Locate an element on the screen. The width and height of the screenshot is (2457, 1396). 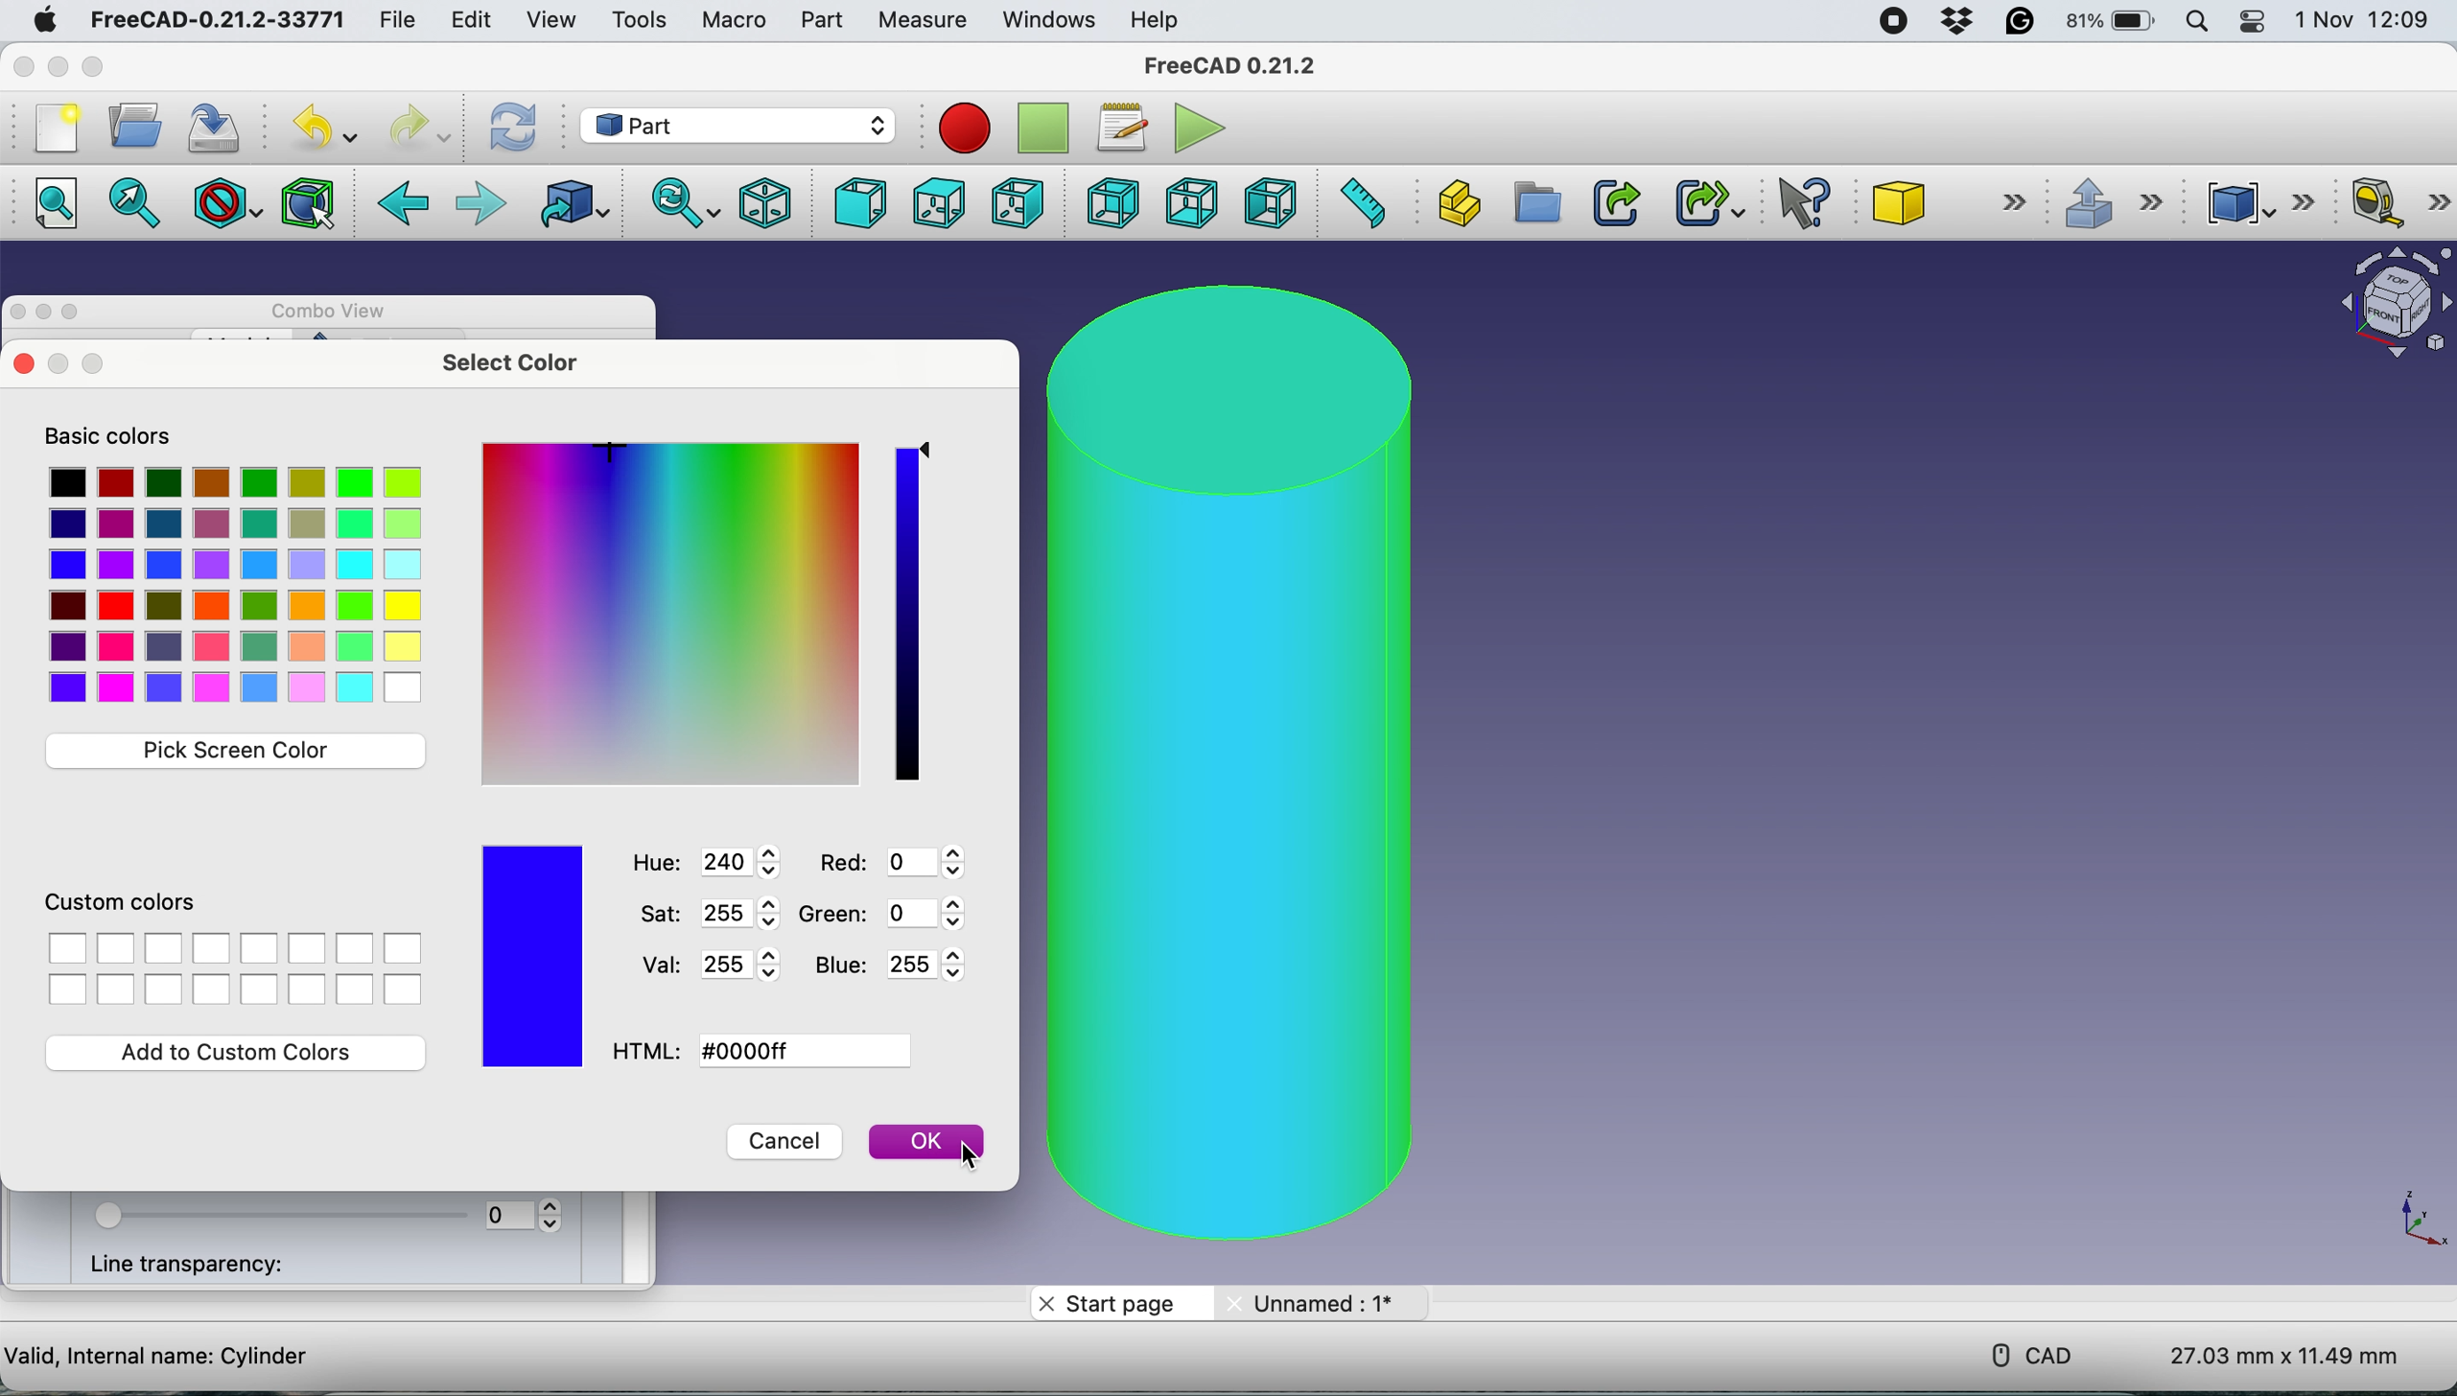
measure linear is located at coordinates (2397, 204).